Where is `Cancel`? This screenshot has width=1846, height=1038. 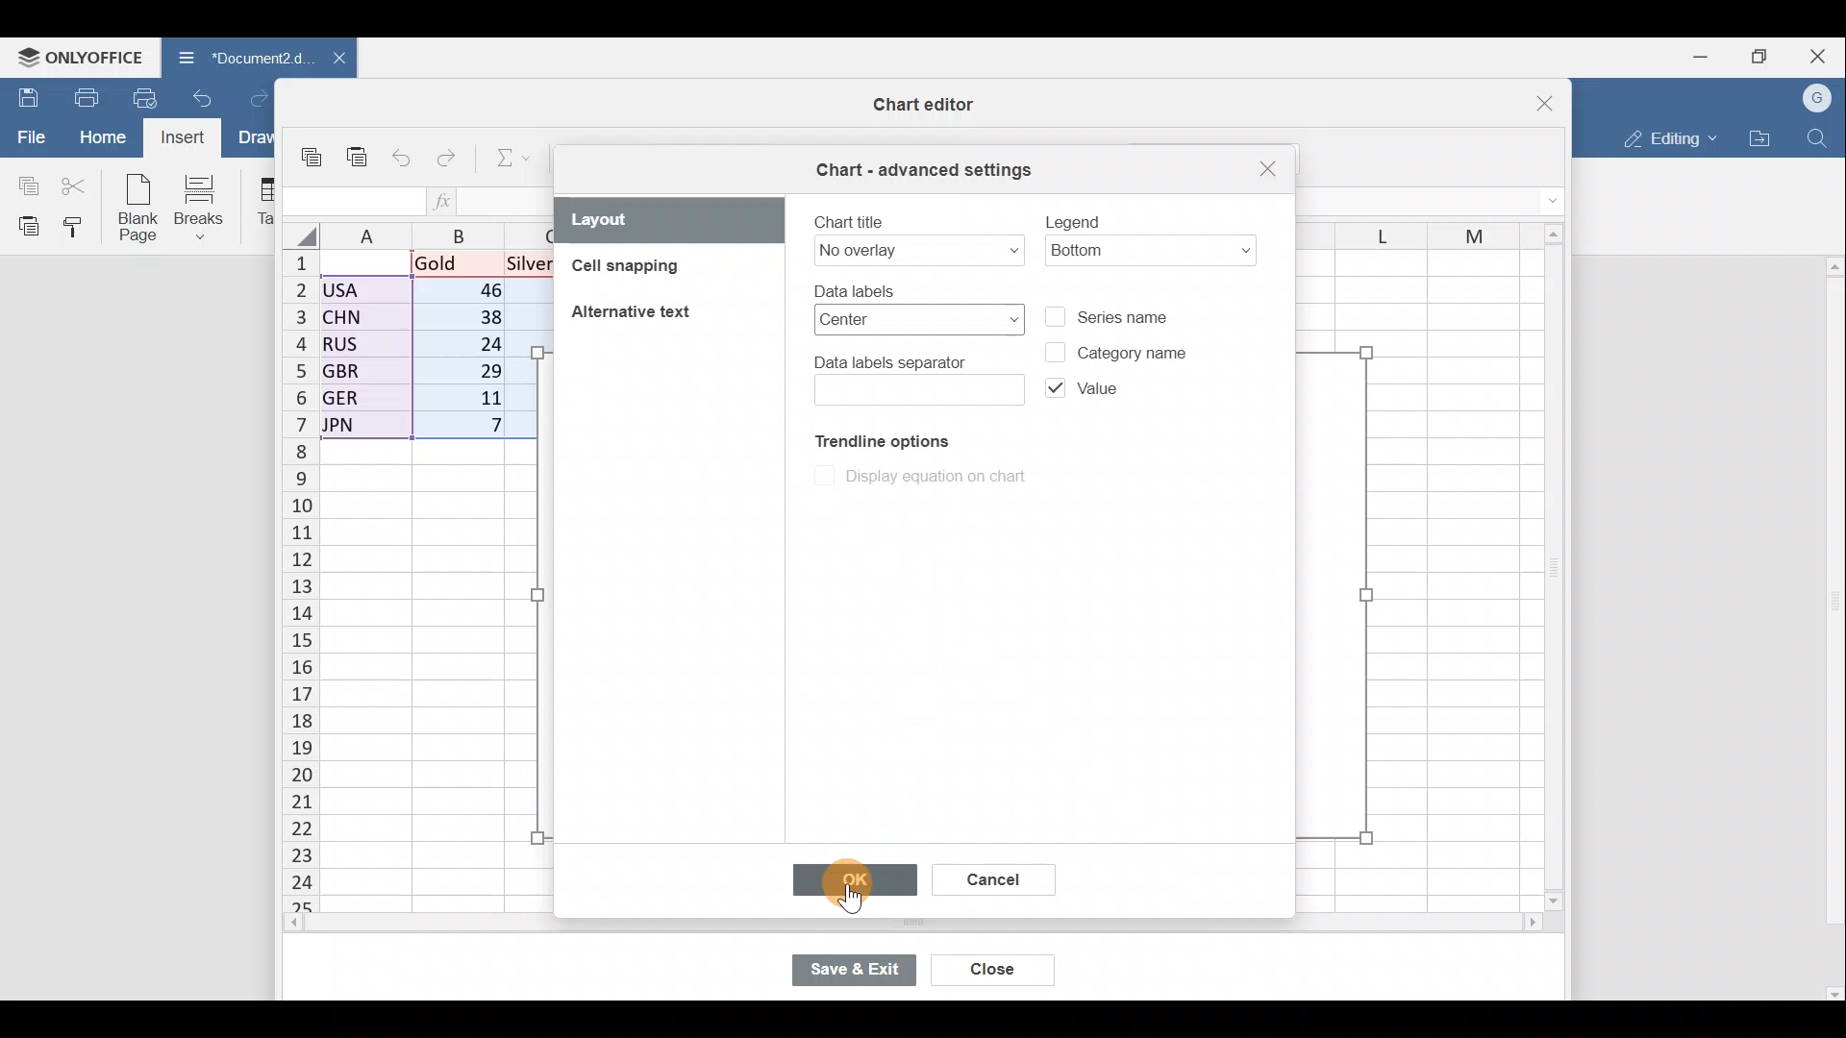
Cancel is located at coordinates (990, 882).